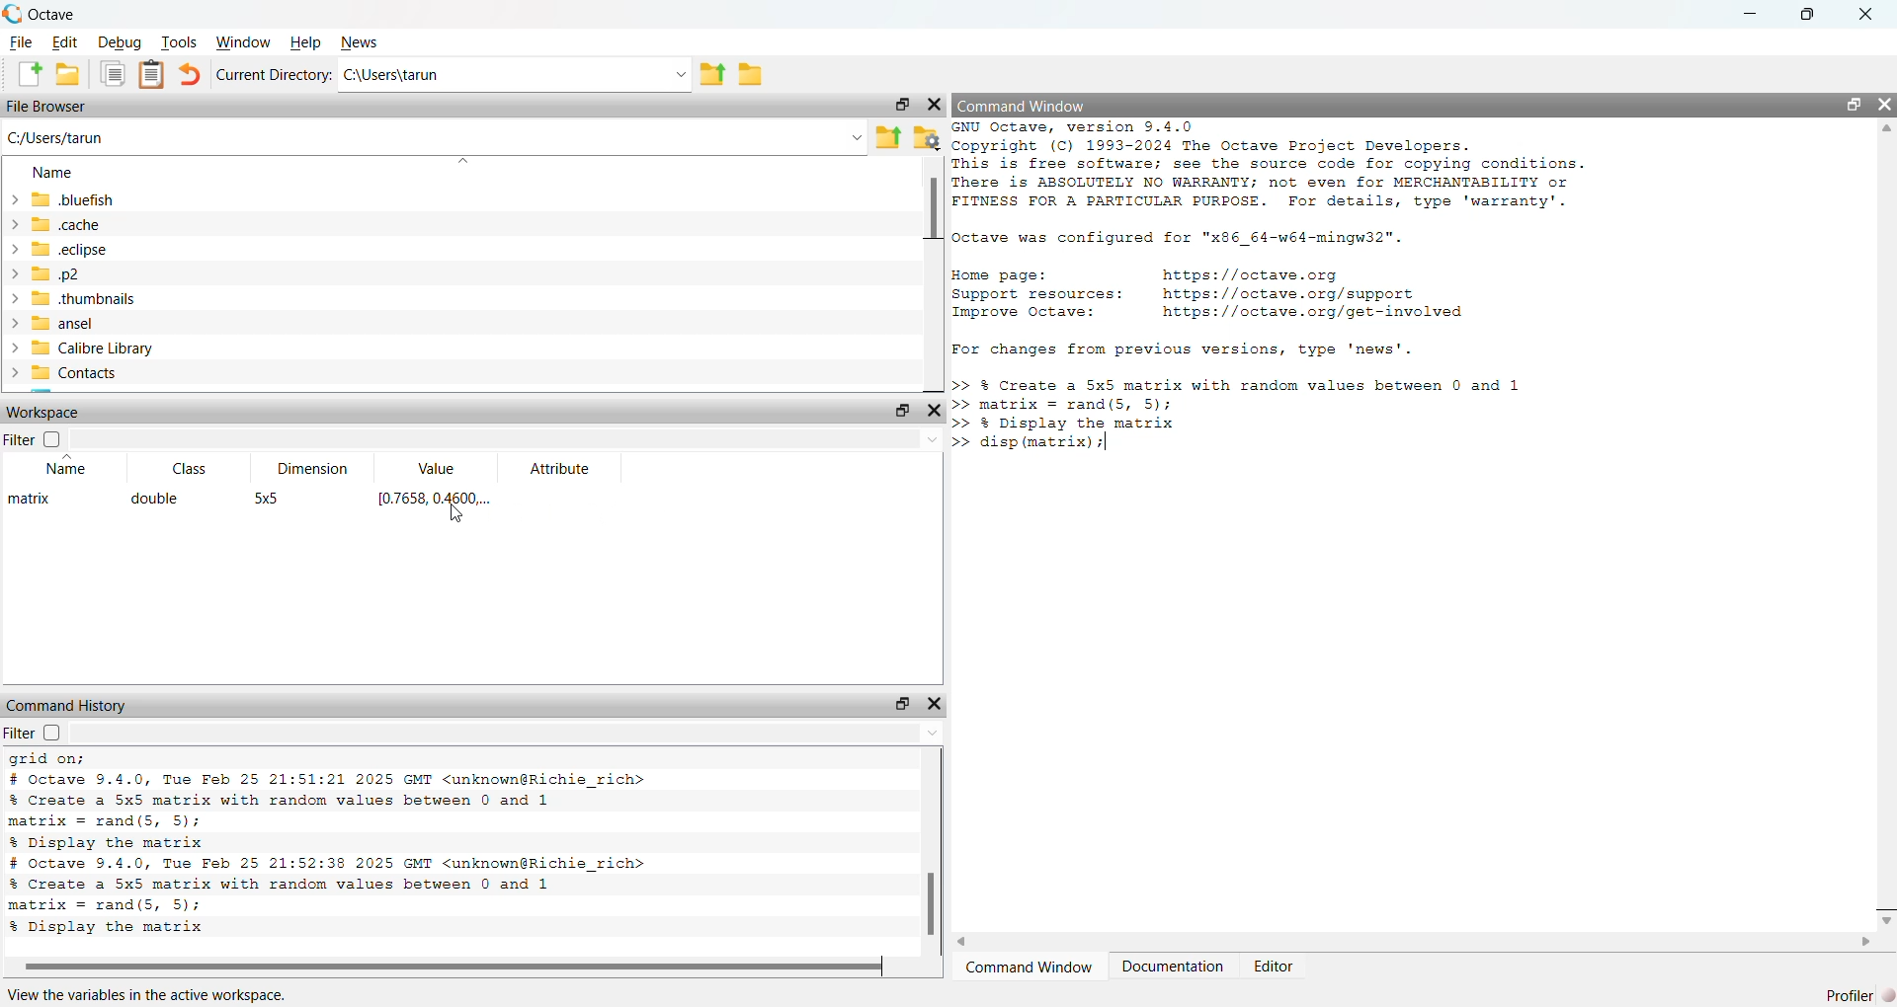  What do you see at coordinates (894, 413) in the screenshot?
I see `maximise` at bounding box center [894, 413].